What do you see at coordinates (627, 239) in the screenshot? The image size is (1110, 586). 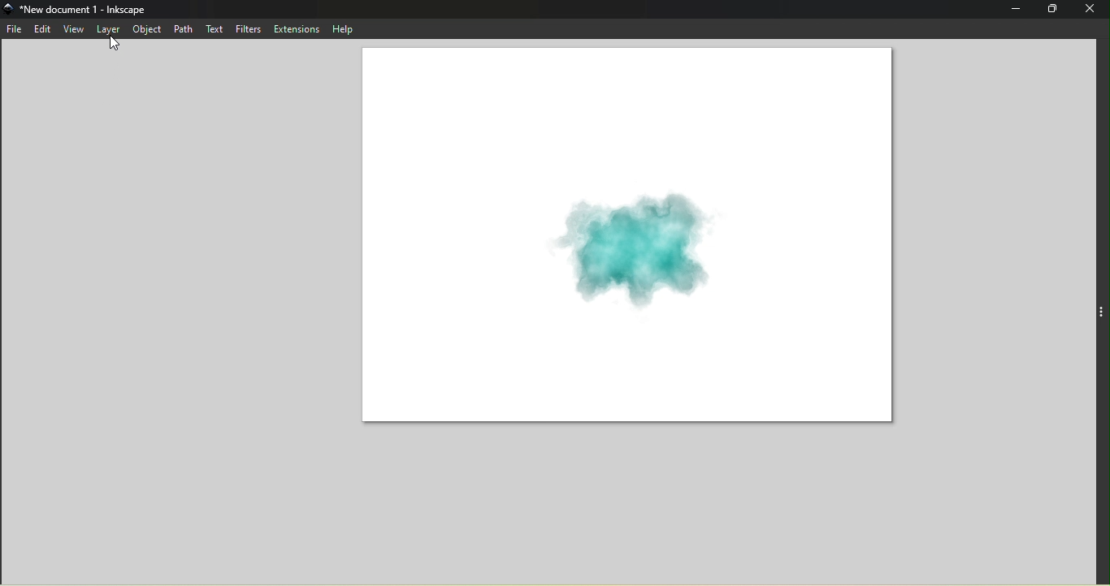 I see `Canvas showing some shape` at bounding box center [627, 239].